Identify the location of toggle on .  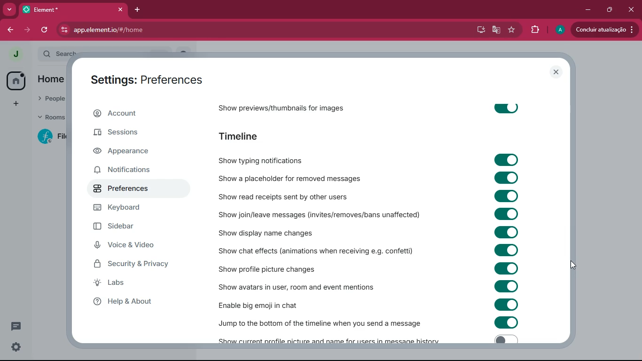
(509, 323).